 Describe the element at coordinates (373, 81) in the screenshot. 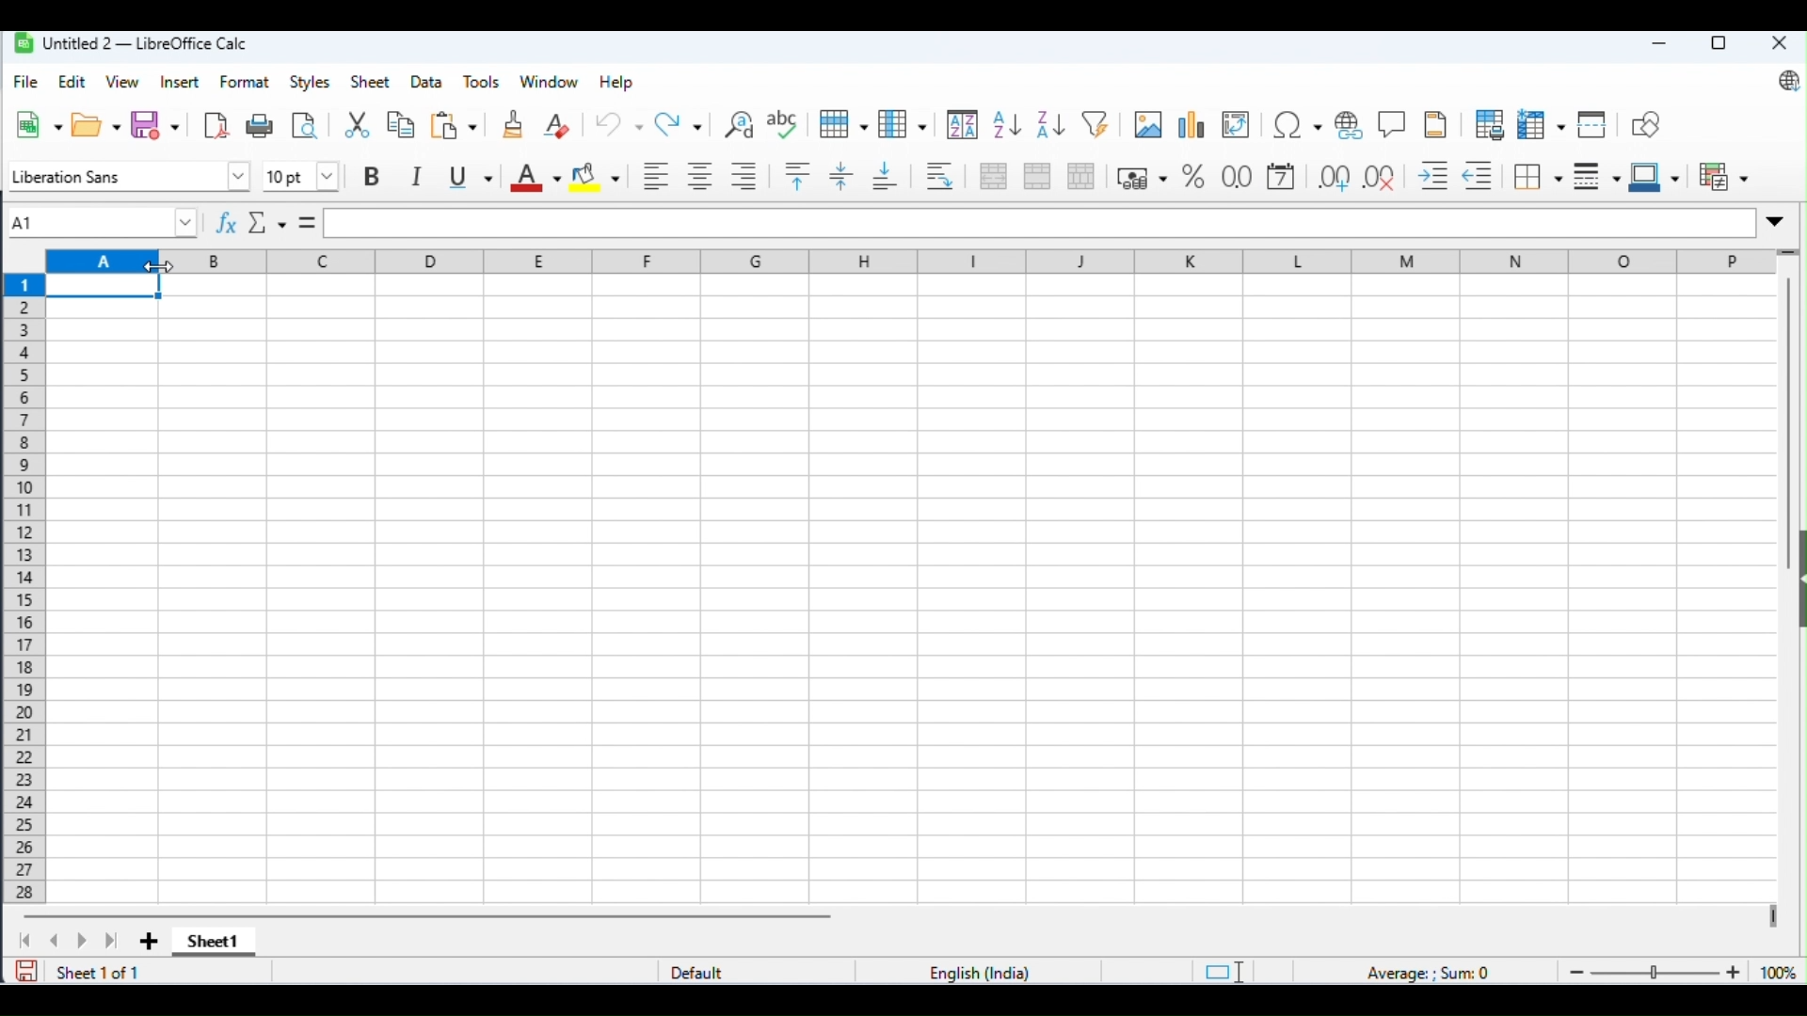

I see `sheet` at that location.